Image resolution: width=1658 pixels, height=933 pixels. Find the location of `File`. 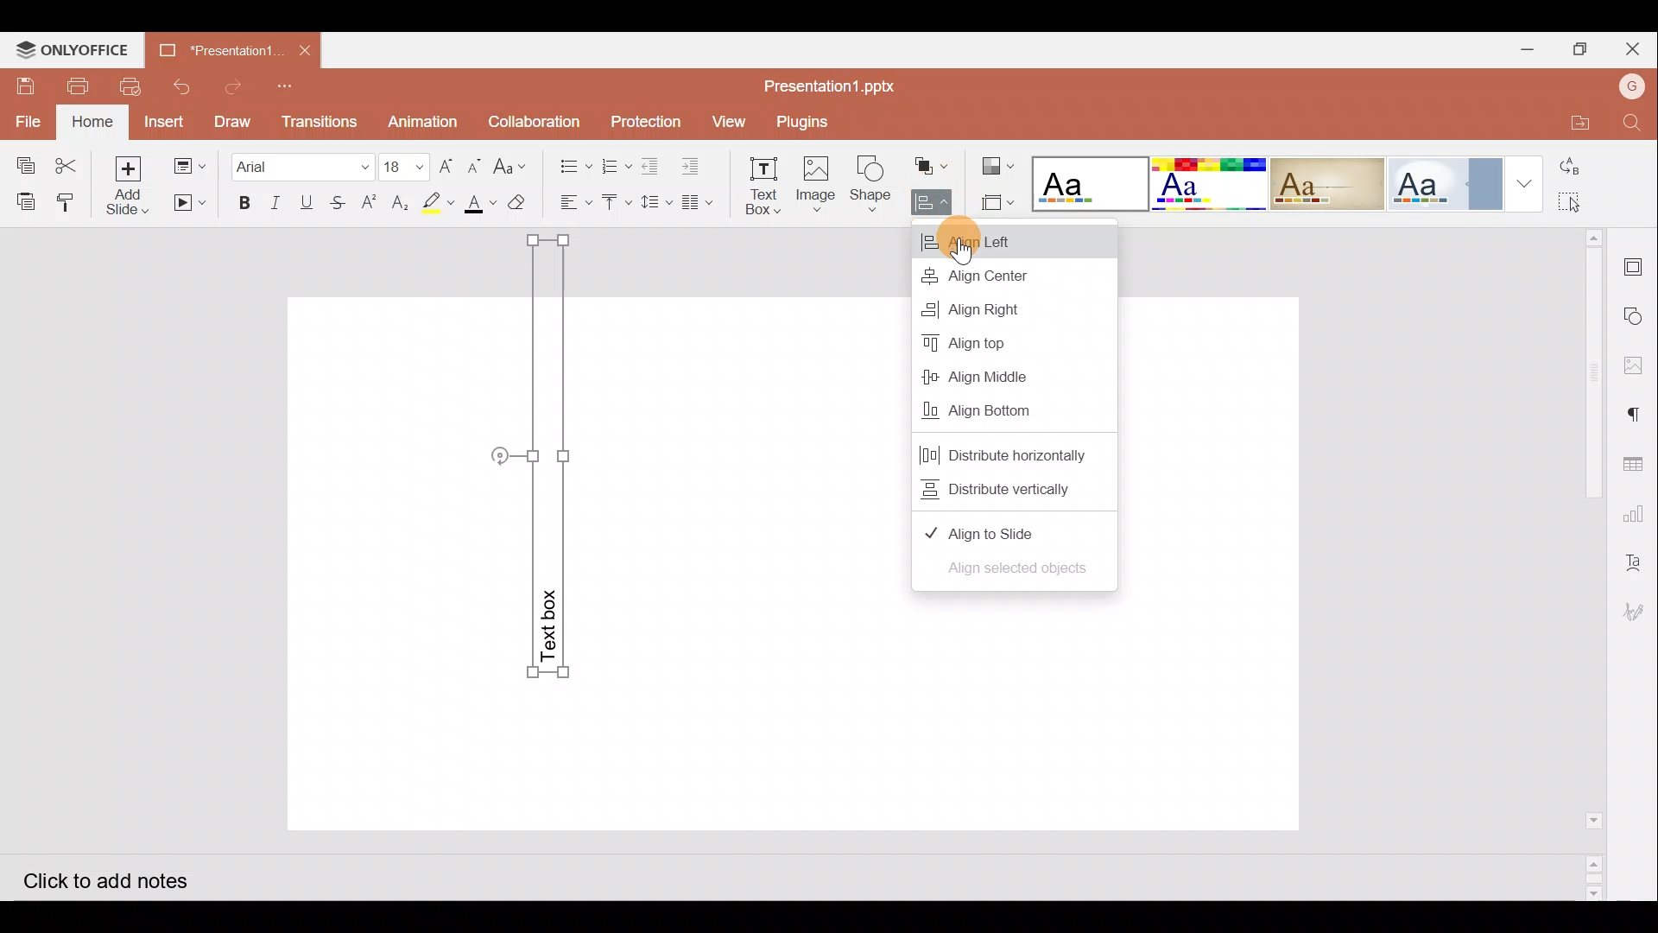

File is located at coordinates (29, 120).